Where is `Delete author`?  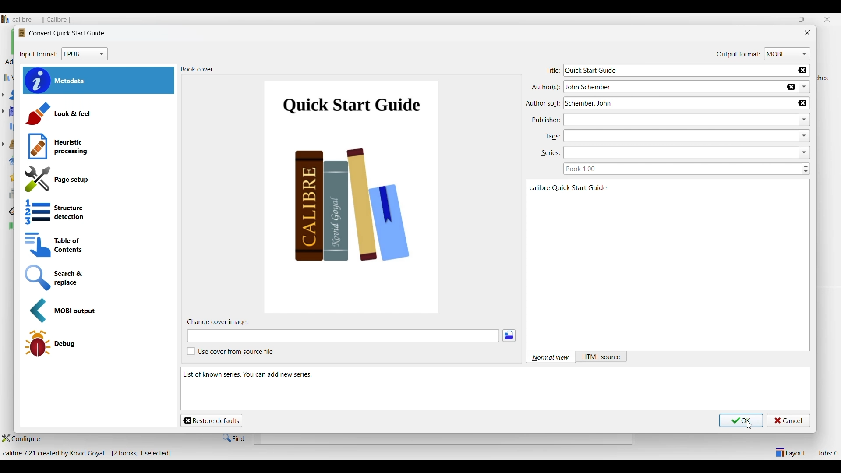
Delete author is located at coordinates (791, 87).